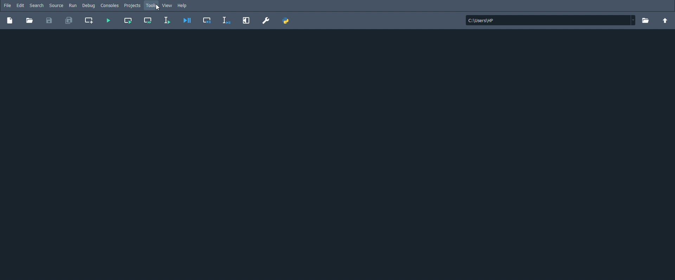 This screenshot has width=675, height=280. What do you see at coordinates (152, 6) in the screenshot?
I see `Tools` at bounding box center [152, 6].